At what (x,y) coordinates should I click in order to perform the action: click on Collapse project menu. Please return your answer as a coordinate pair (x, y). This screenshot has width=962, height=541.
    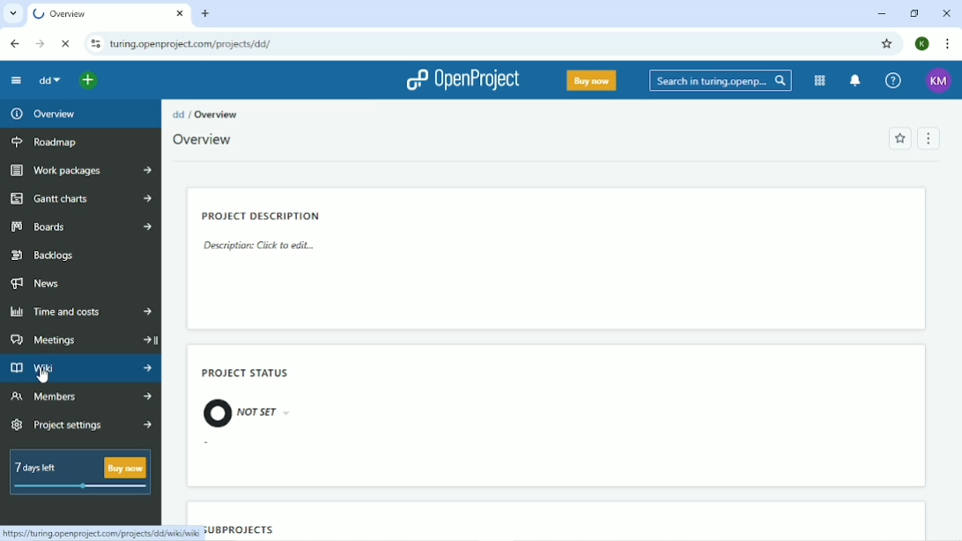
    Looking at the image, I should click on (15, 82).